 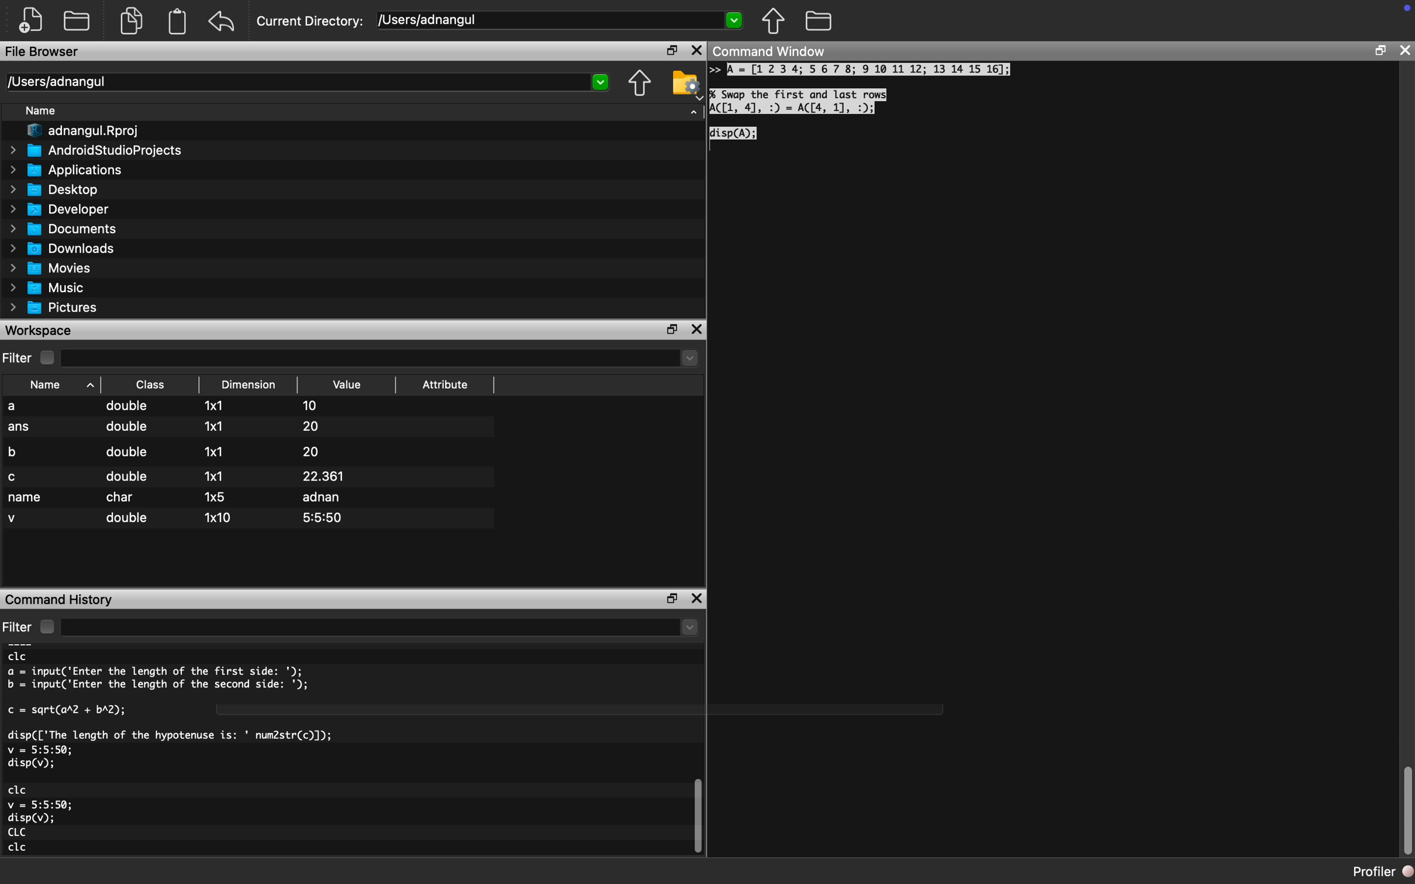 What do you see at coordinates (66, 170) in the screenshot?
I see `> [B Applications` at bounding box center [66, 170].